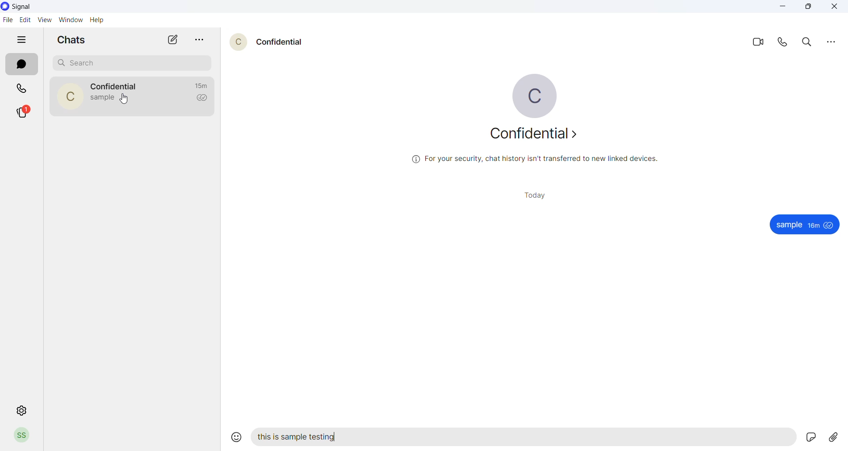  I want to click on video call, so click(760, 41).